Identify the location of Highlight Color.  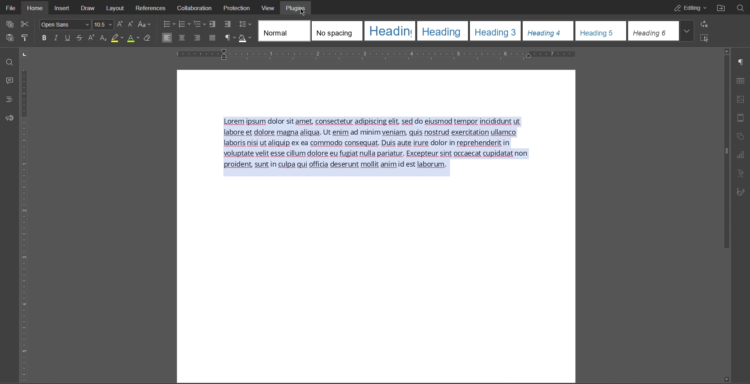
(118, 38).